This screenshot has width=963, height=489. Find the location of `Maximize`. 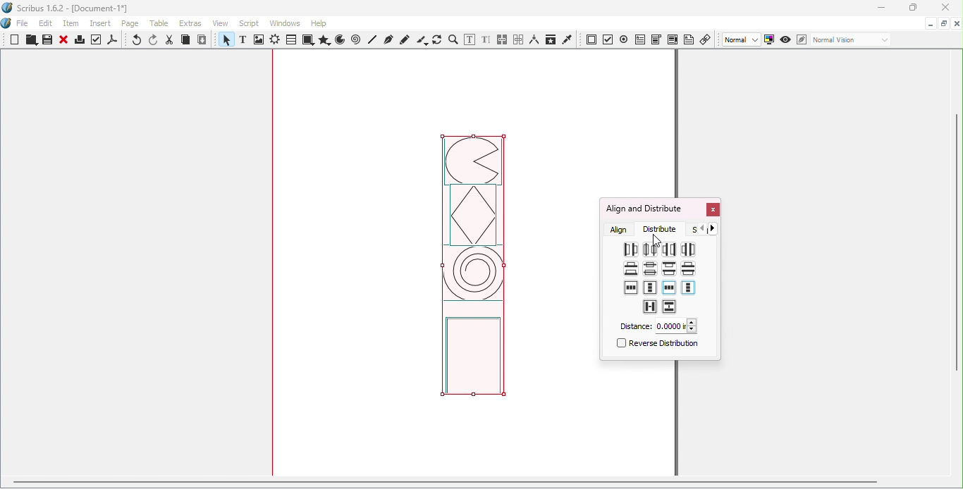

Maximize is located at coordinates (943, 23).